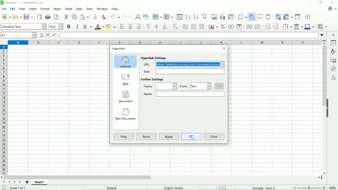 The width and height of the screenshot is (338, 190). I want to click on Insert special characters, so click(242, 17).